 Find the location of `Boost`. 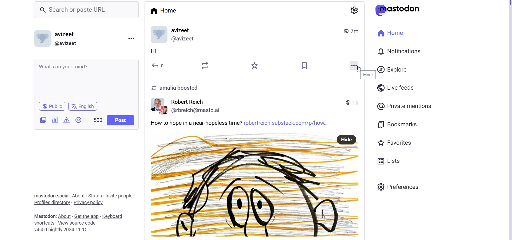

Boost is located at coordinates (205, 65).